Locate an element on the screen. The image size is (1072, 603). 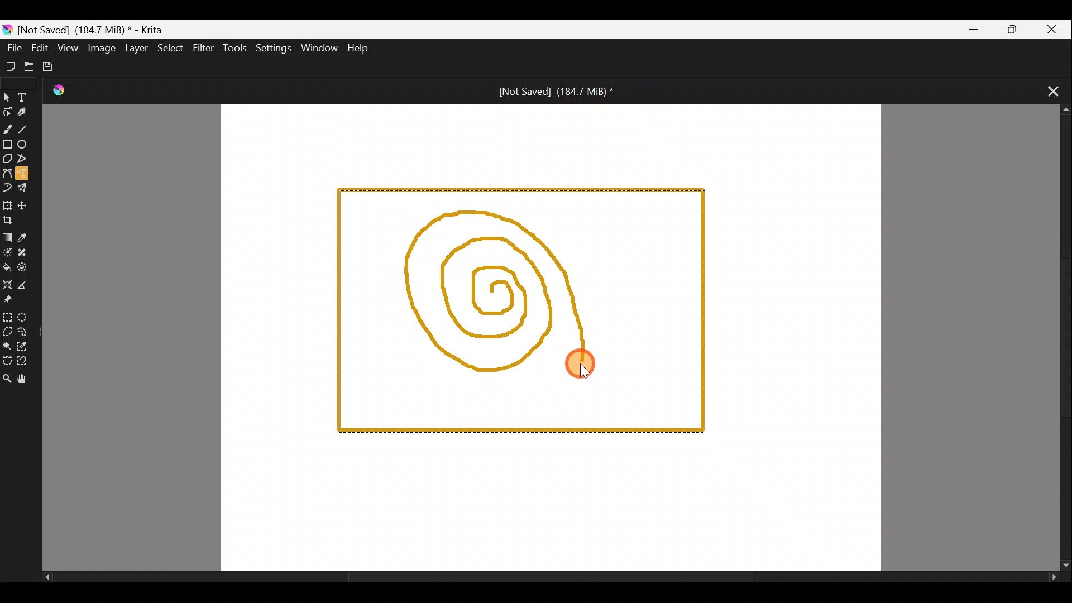
Polygonal selection tool is located at coordinates (7, 333).